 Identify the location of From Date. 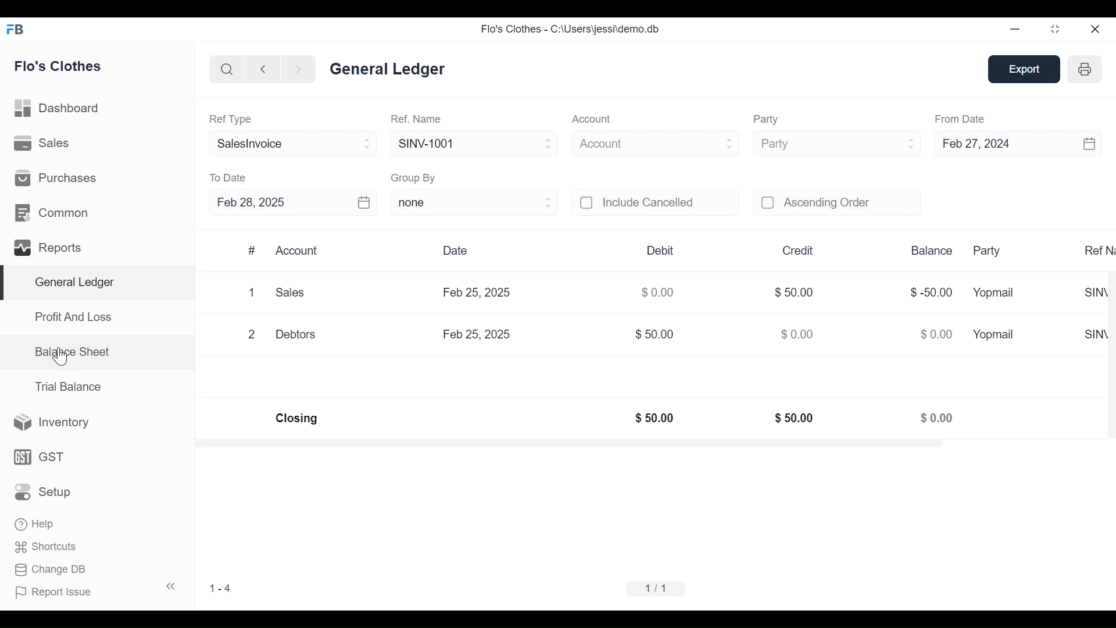
(960, 120).